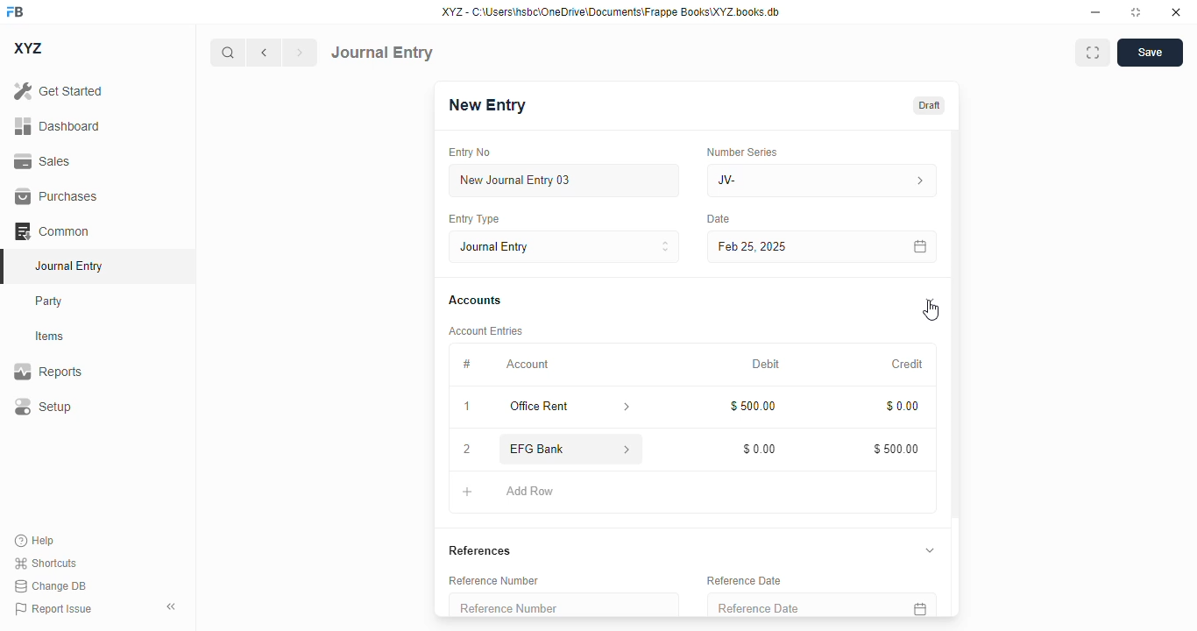  I want to click on previous, so click(264, 53).